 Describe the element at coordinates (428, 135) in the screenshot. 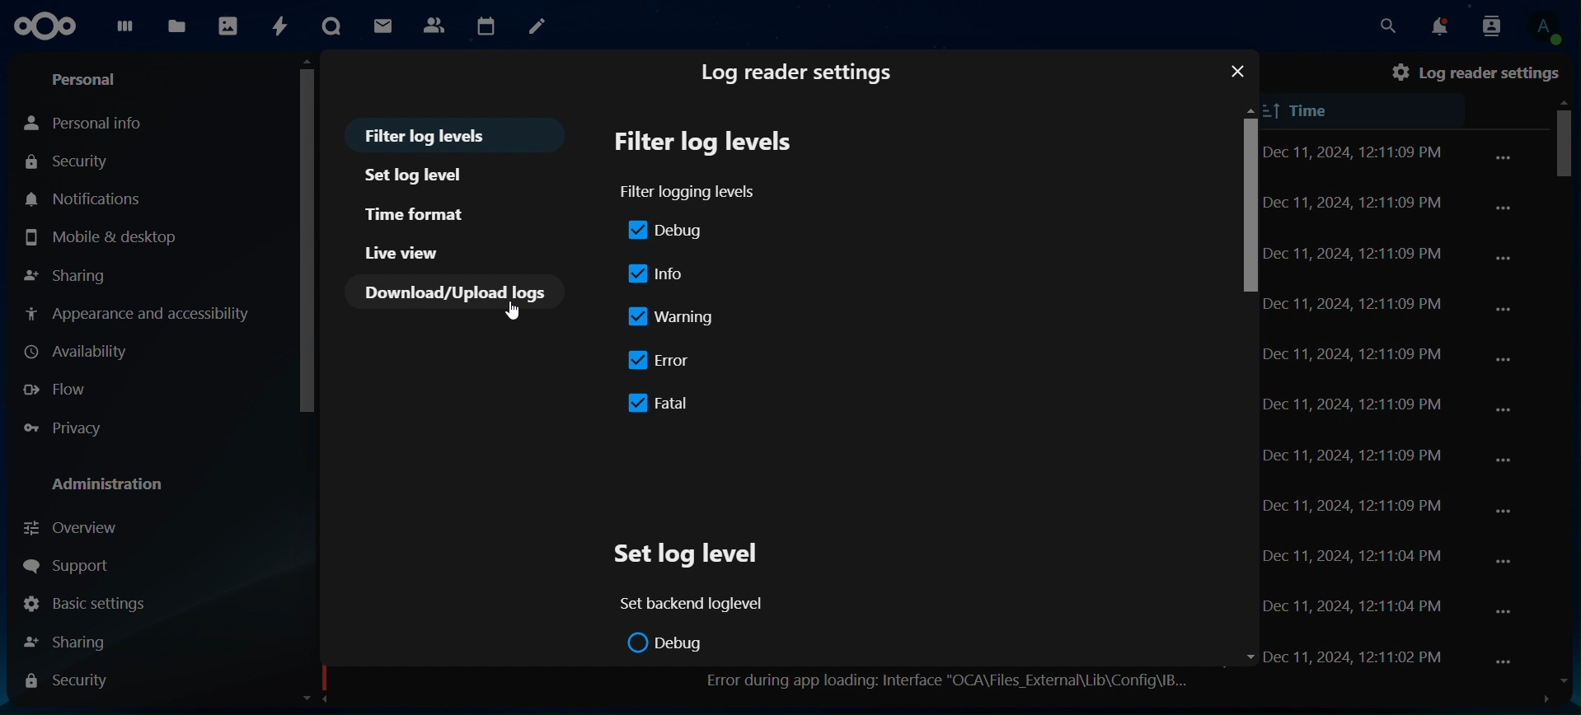

I see `filter log levels` at that location.